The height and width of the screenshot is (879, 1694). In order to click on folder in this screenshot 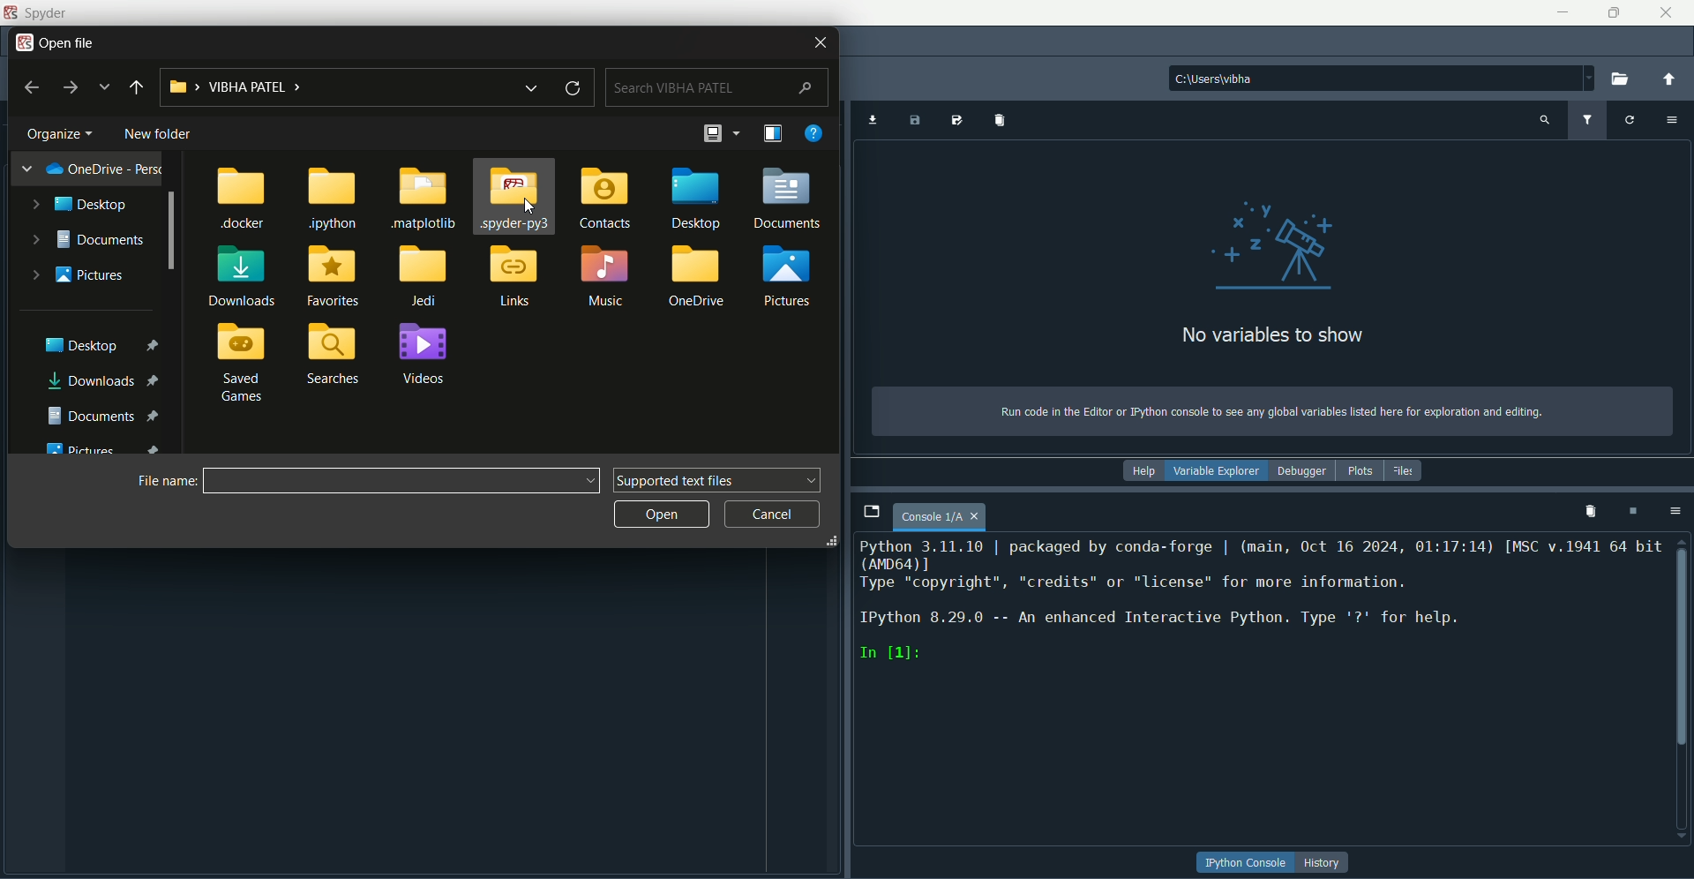, I will do `click(603, 278)`.